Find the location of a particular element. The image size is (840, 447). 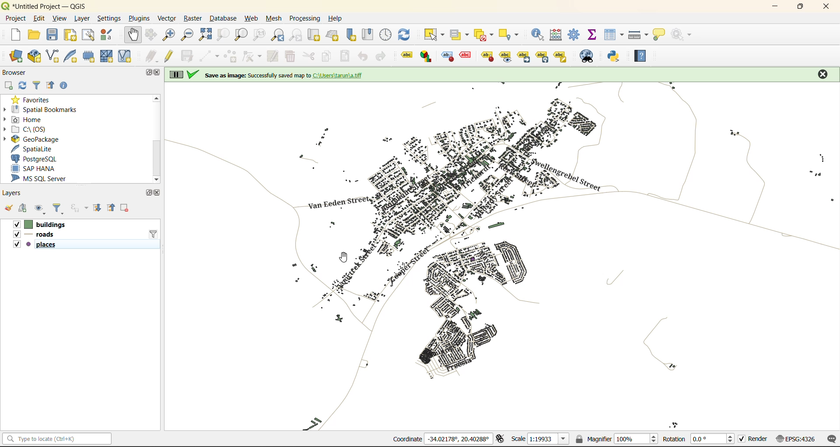

collapse all is located at coordinates (50, 86).